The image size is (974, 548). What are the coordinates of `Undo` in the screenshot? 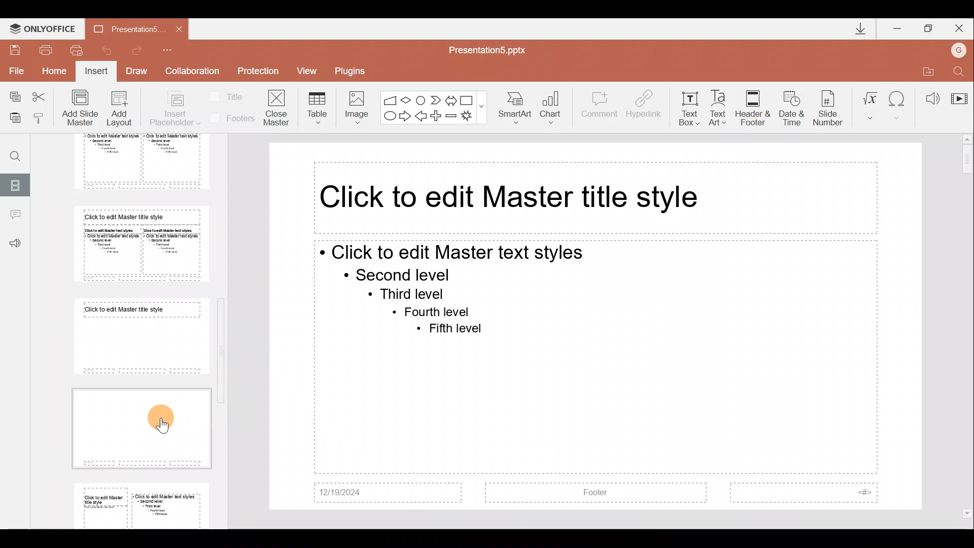 It's located at (106, 50).